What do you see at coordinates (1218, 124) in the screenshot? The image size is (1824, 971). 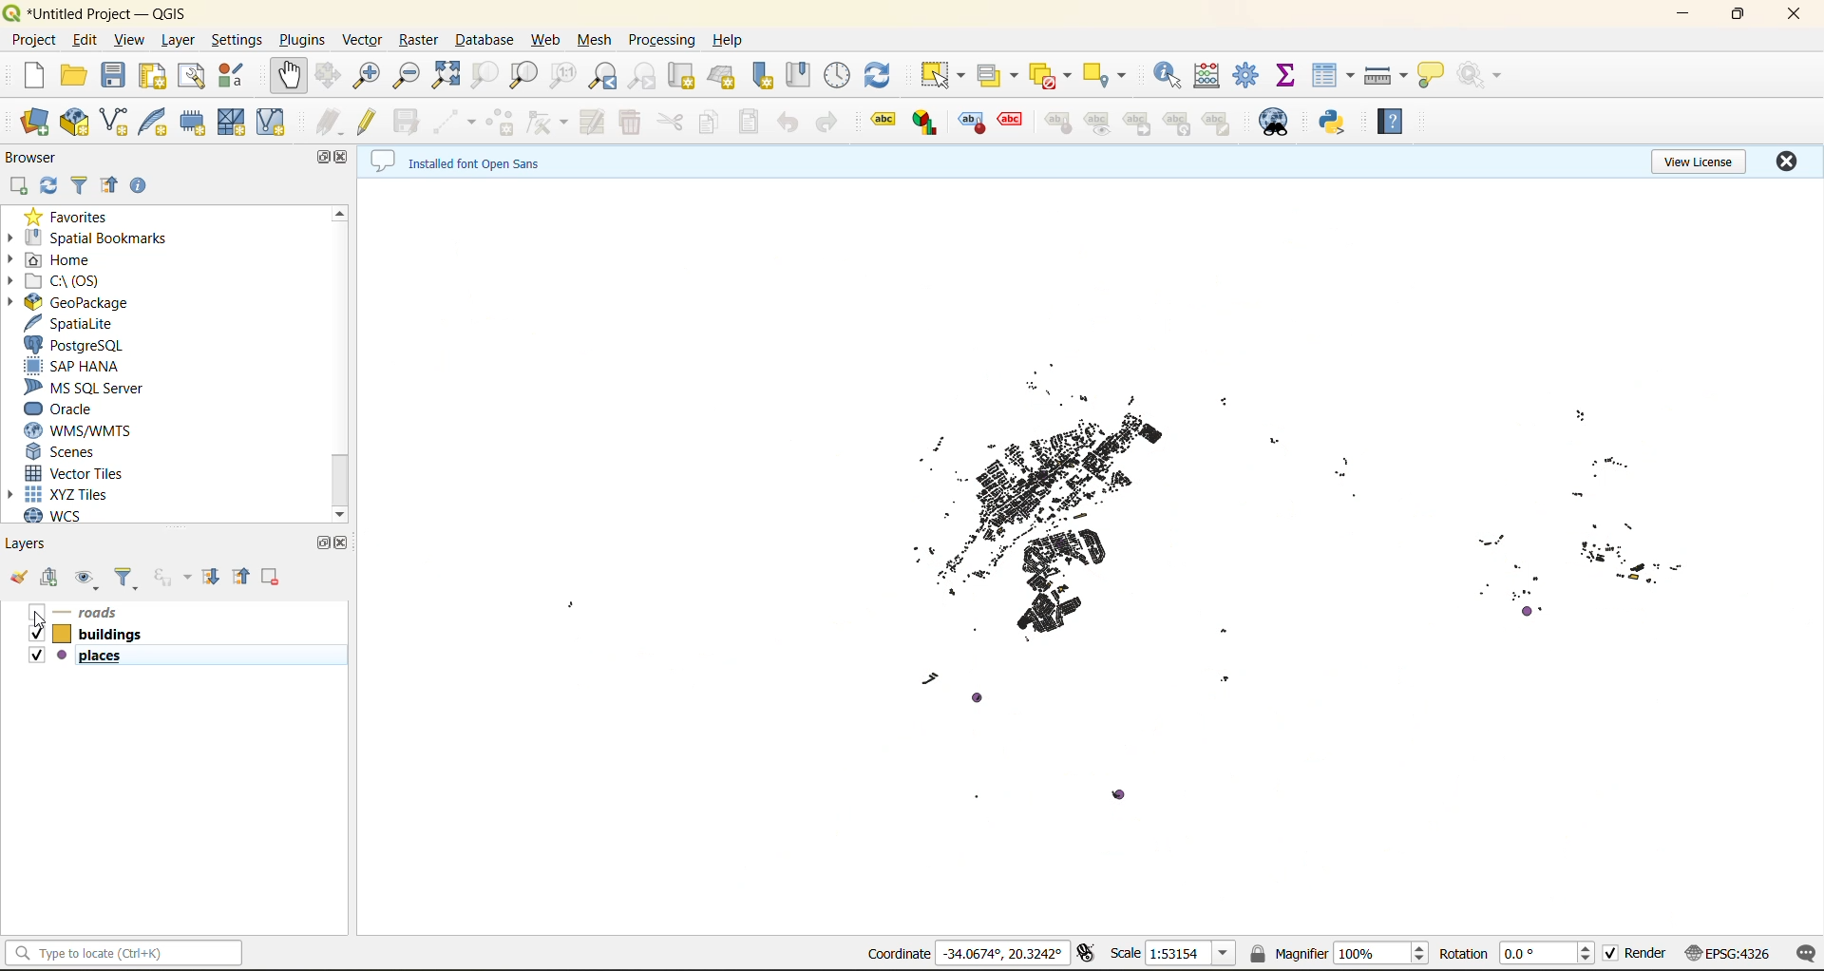 I see `labels toolbar 9` at bounding box center [1218, 124].